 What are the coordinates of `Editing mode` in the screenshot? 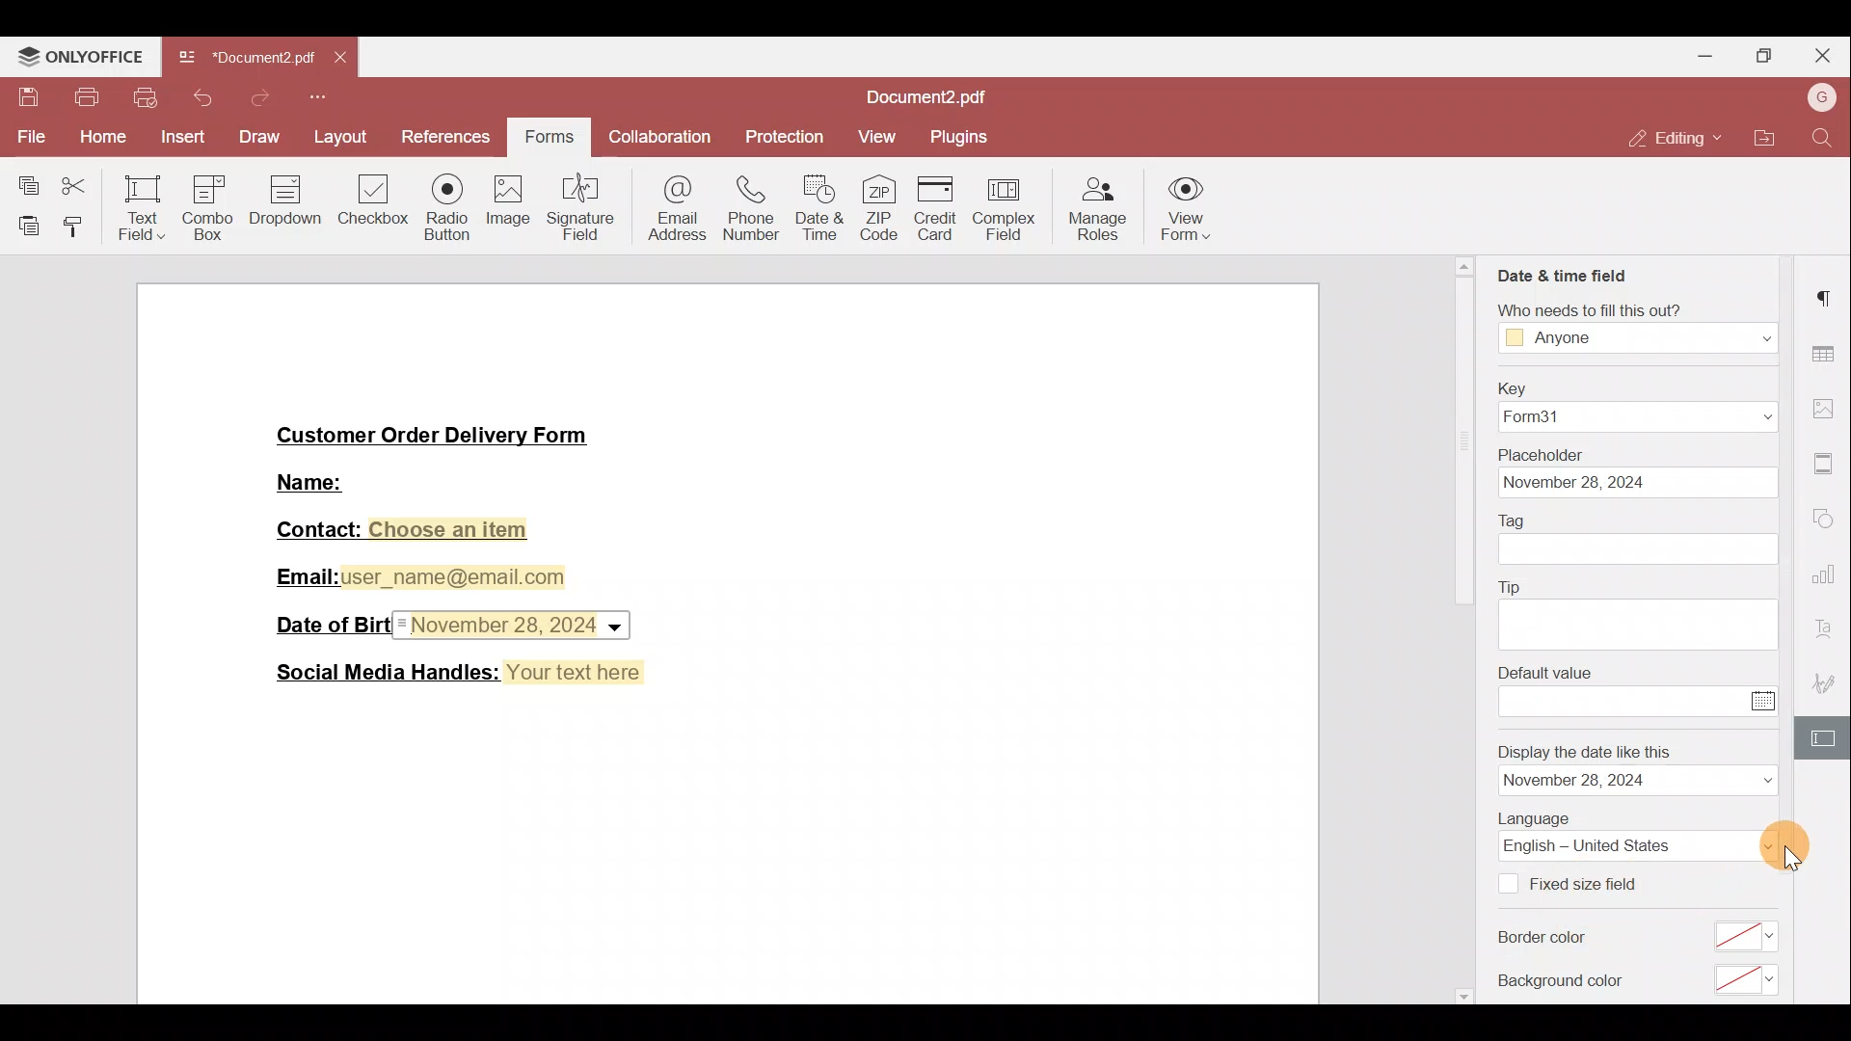 It's located at (1669, 138).